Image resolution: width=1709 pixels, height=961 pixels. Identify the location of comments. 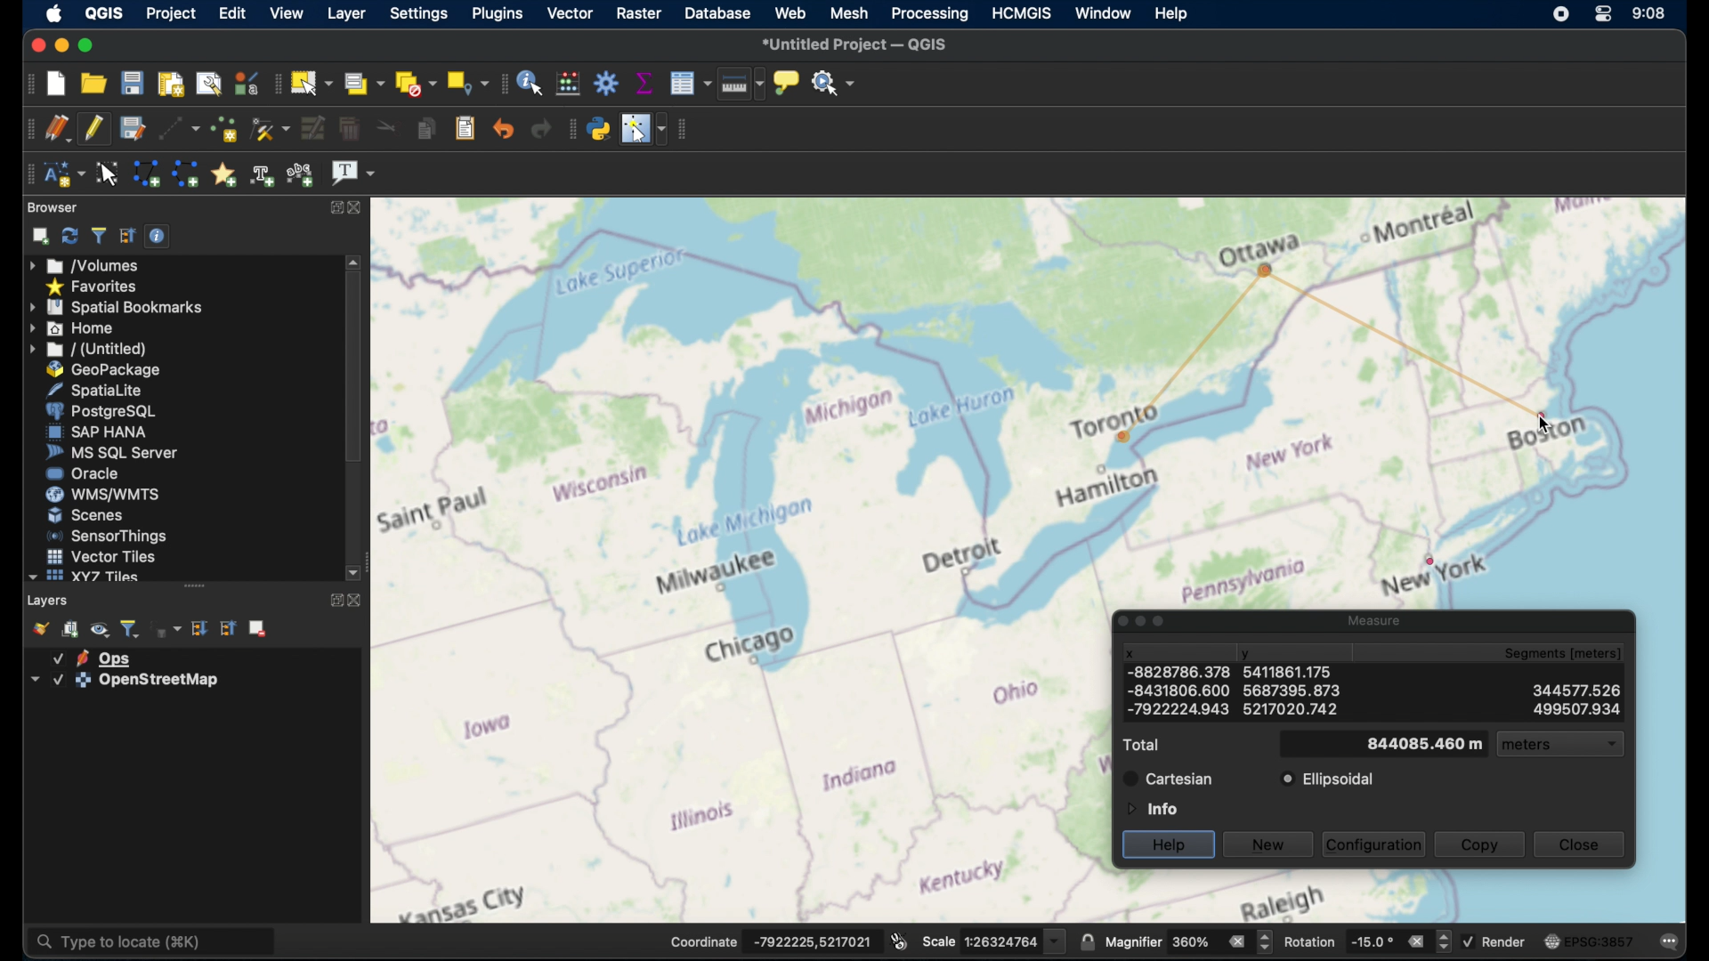
(1671, 940).